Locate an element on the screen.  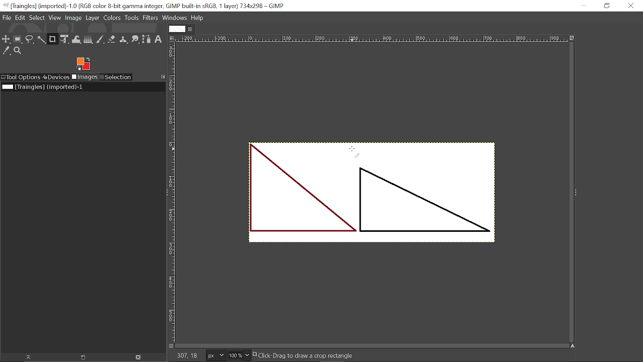
cursor is located at coordinates (354, 151).